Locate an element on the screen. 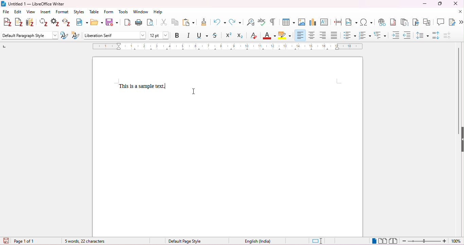 Image resolution: width=464 pixels, height=245 pixels. insert bookmarks is located at coordinates (416, 22).